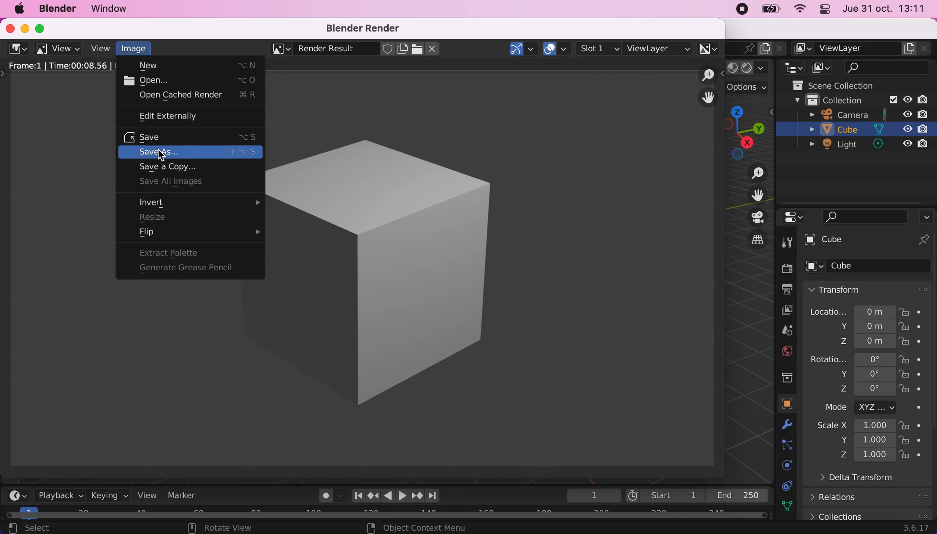  I want to click on minimize, so click(23, 28).